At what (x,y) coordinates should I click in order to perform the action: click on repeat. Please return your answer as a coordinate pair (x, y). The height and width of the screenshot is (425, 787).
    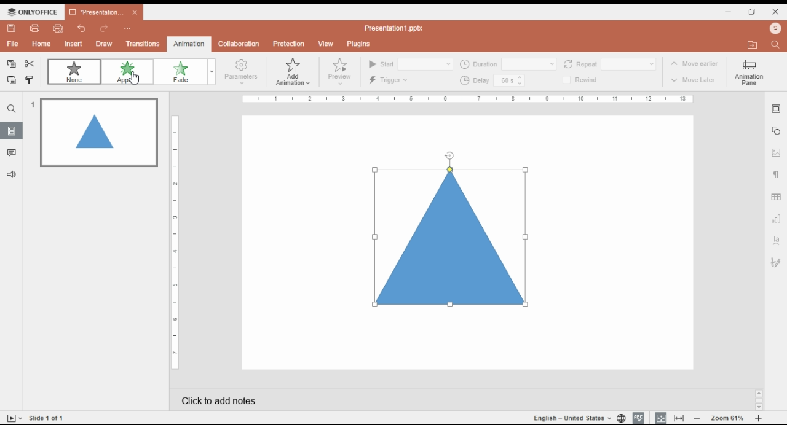
    Looking at the image, I should click on (580, 63).